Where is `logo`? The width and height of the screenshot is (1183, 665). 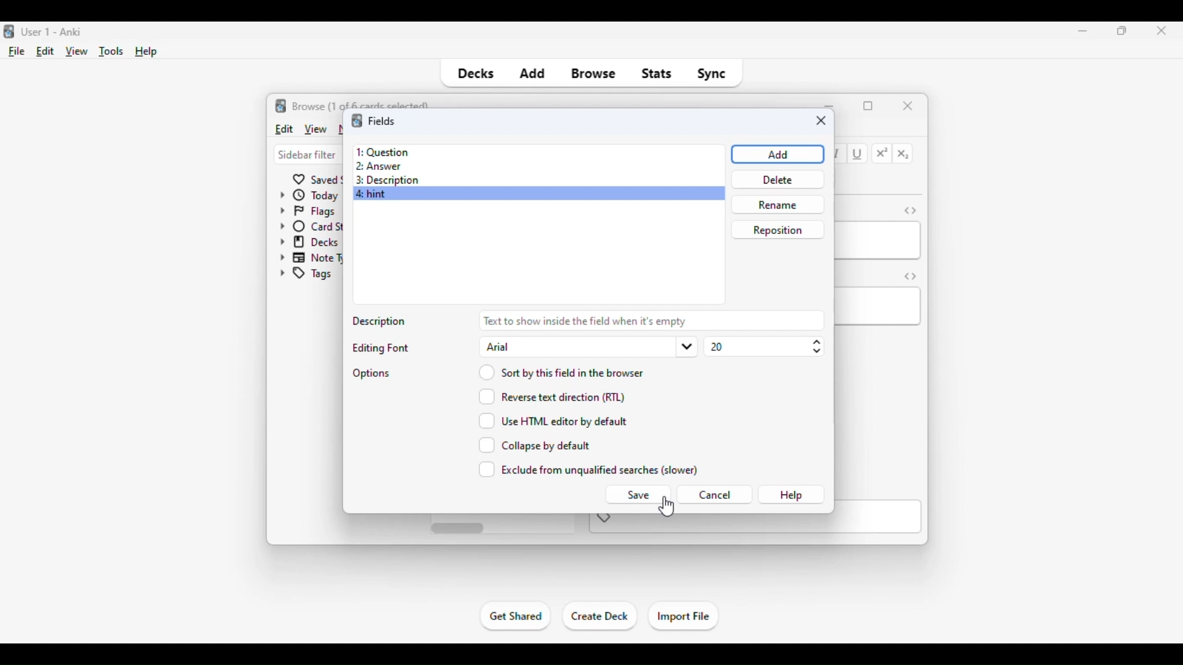 logo is located at coordinates (281, 105).